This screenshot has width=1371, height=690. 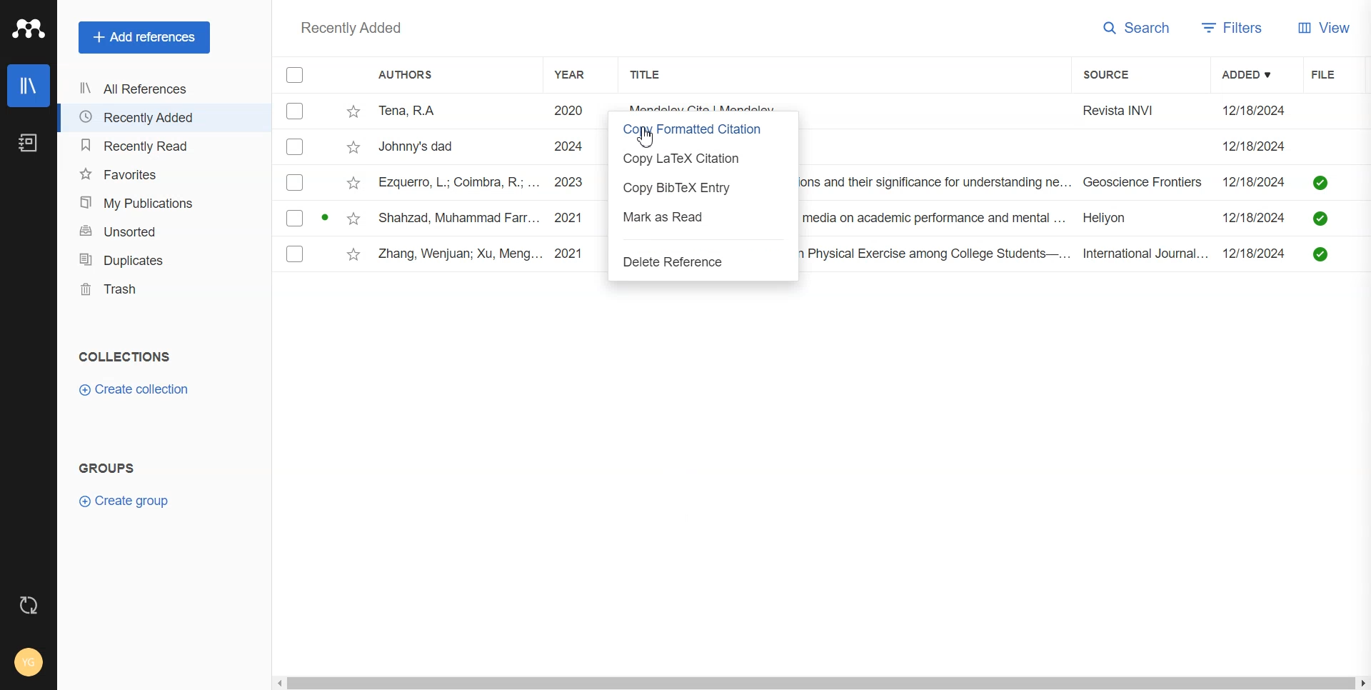 What do you see at coordinates (107, 467) in the screenshot?
I see `GROUPS` at bounding box center [107, 467].